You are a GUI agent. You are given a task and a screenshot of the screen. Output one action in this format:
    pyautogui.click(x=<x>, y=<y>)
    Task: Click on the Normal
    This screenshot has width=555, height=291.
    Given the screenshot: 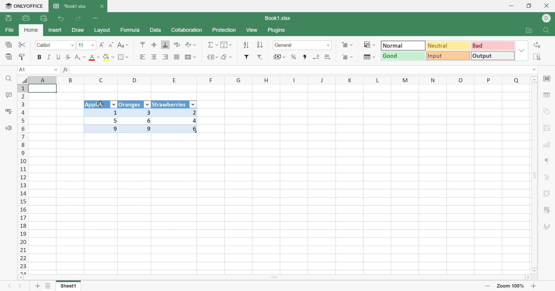 What is the action you would take?
    pyautogui.click(x=403, y=46)
    